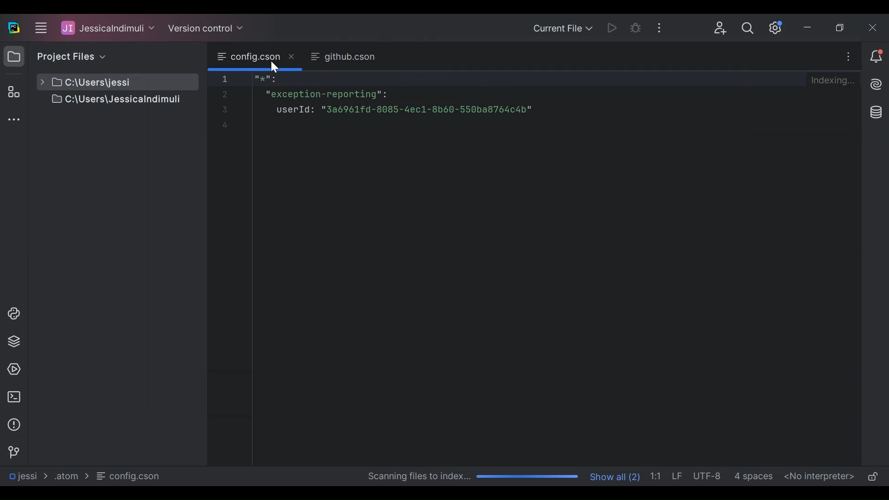 Image resolution: width=889 pixels, height=500 pixels. Describe the element at coordinates (106, 100) in the screenshot. I see `Project File` at that location.